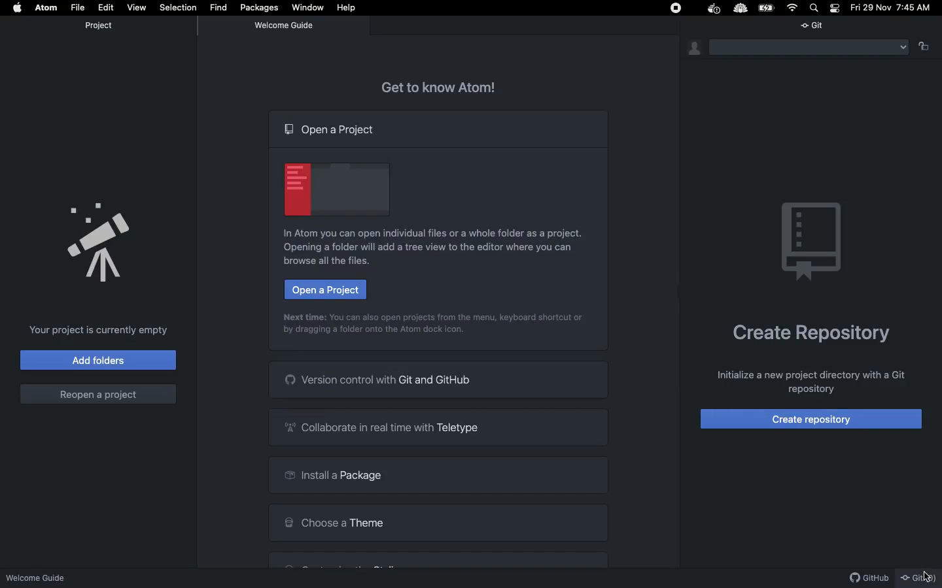 This screenshot has height=588, width=942. What do you see at coordinates (809, 48) in the screenshot?
I see `Menu` at bounding box center [809, 48].